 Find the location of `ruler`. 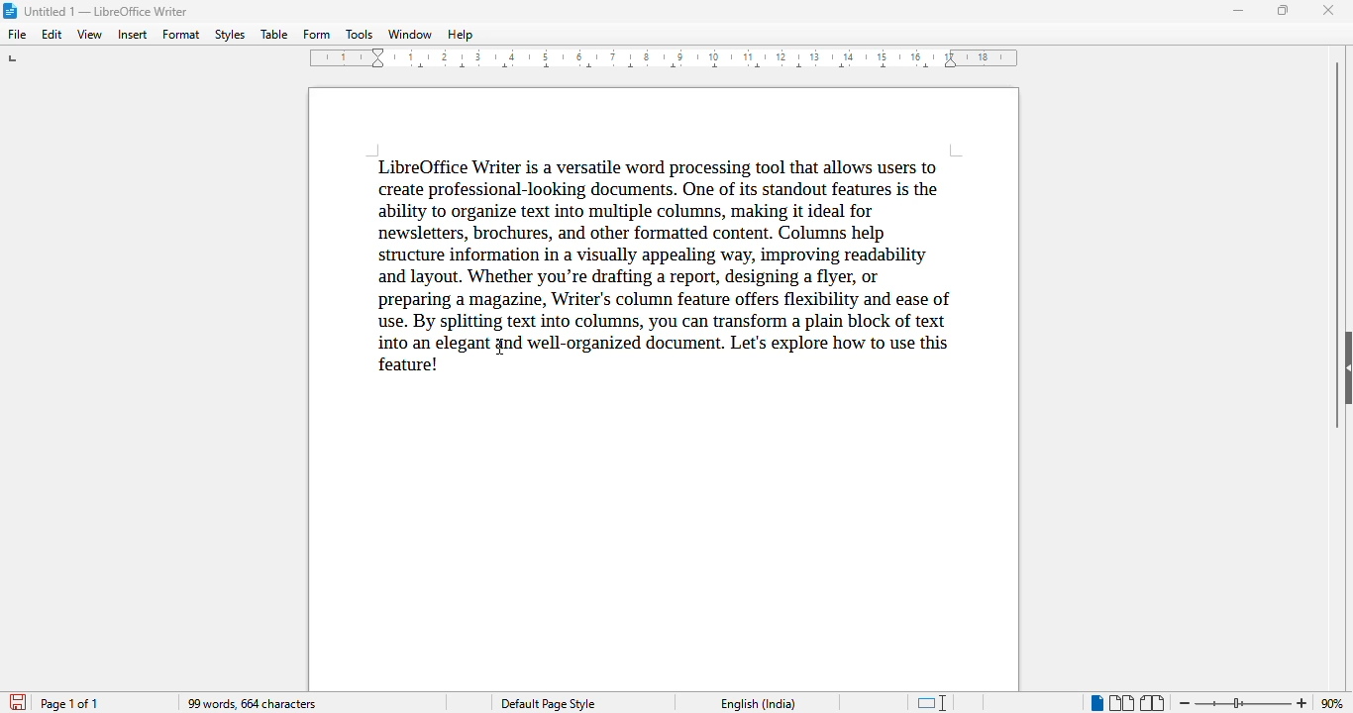

ruler is located at coordinates (664, 58).